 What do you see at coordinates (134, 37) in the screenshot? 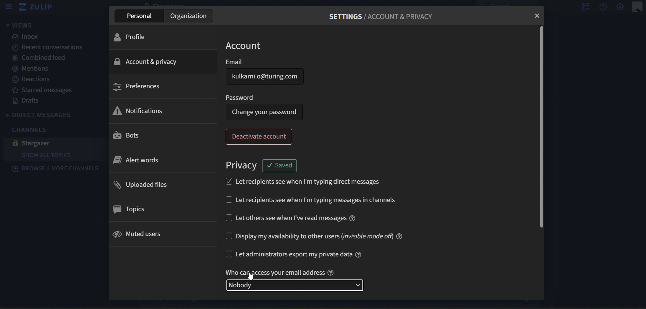
I see `profile` at bounding box center [134, 37].